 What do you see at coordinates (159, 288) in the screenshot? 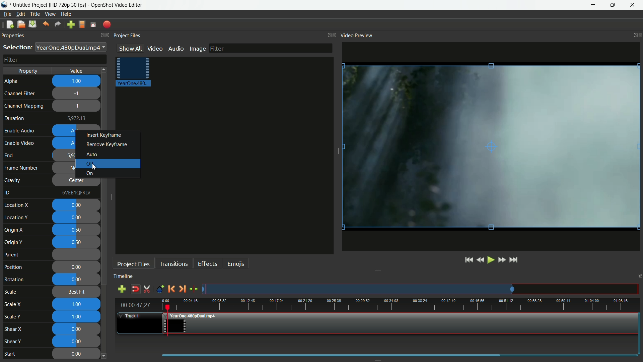
I see `create marker` at bounding box center [159, 288].